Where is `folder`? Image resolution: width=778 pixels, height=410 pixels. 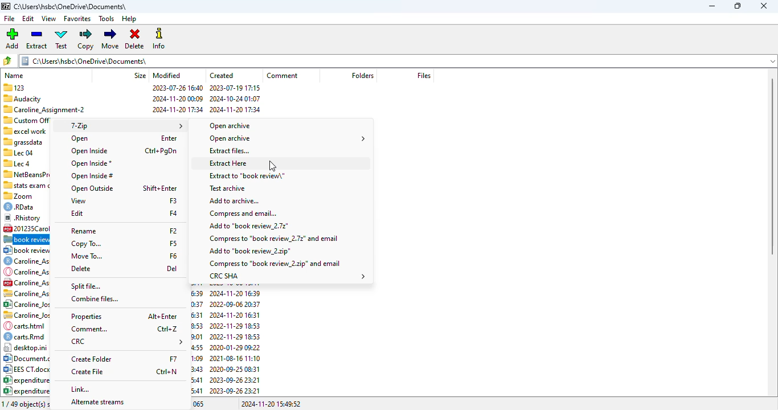
folder is located at coordinates (362, 75).